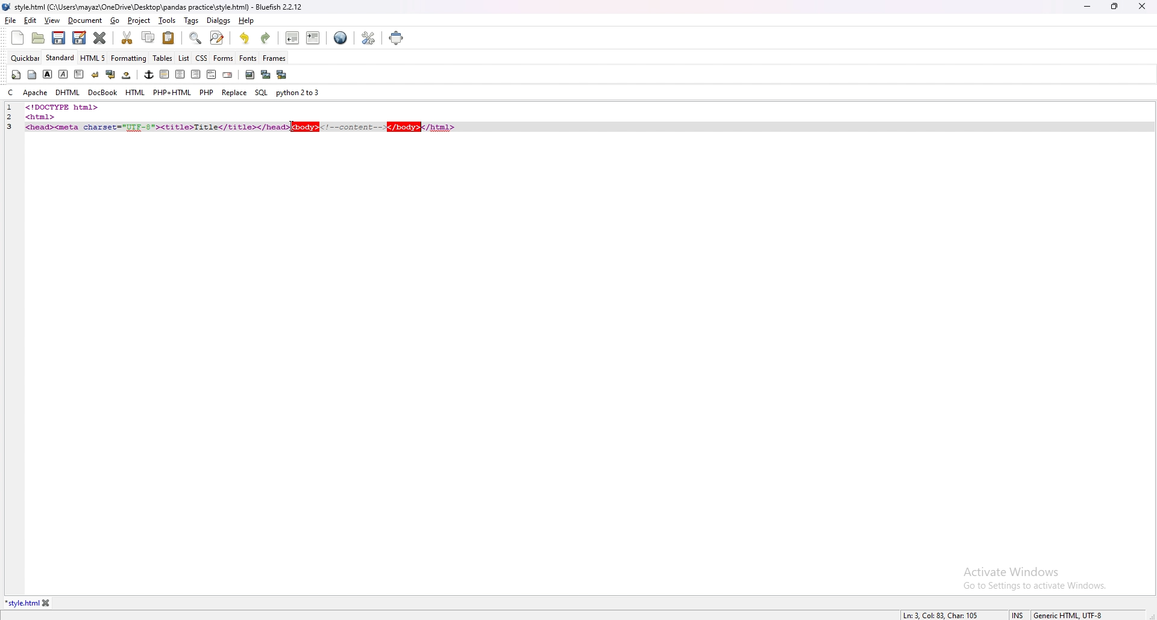 The image size is (1157, 620). Describe the element at coordinates (219, 20) in the screenshot. I see `dialogs` at that location.